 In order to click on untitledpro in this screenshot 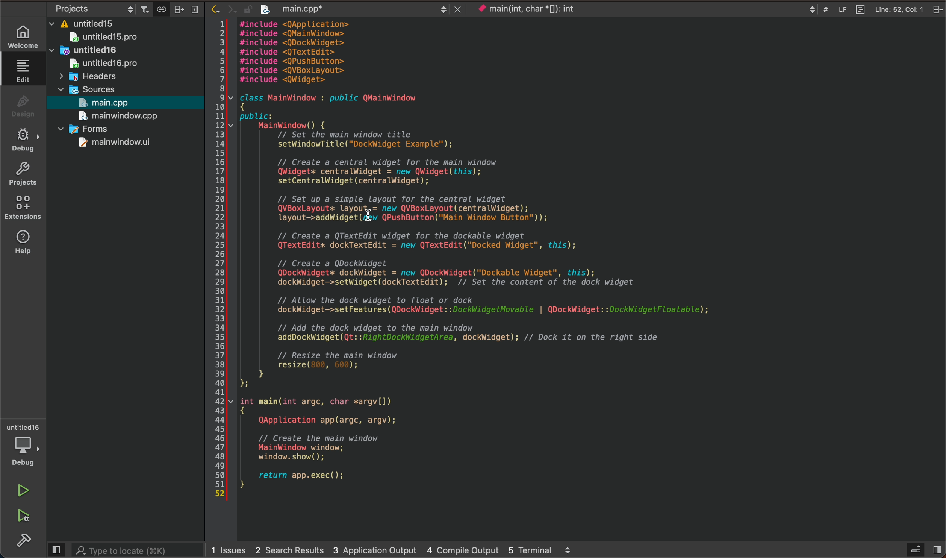, I will do `click(107, 64)`.